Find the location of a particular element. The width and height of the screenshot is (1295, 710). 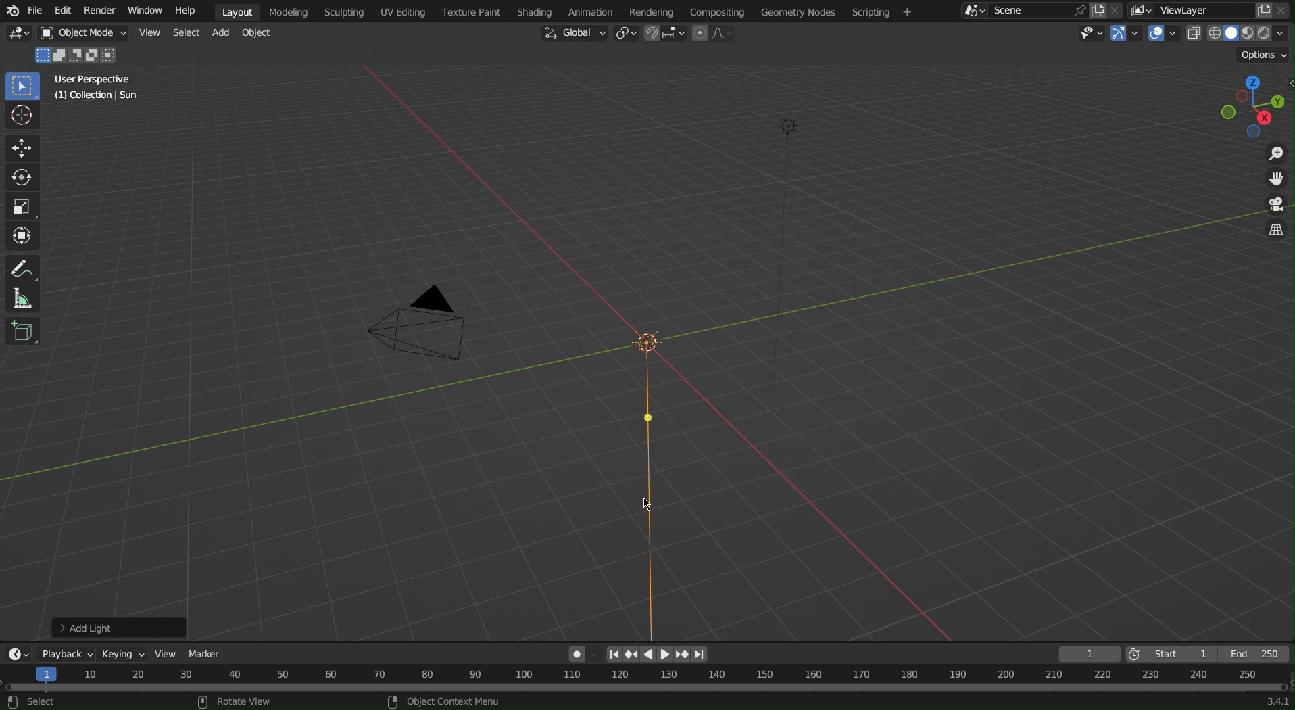

Scene is located at coordinates (1025, 11).